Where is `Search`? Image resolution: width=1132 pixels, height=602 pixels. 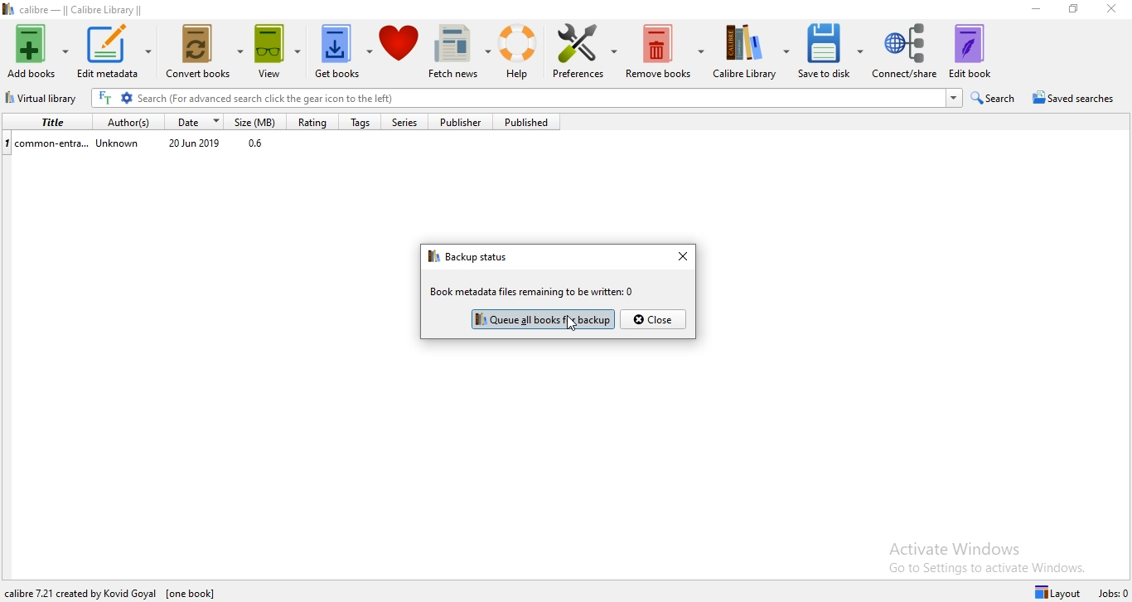
Search is located at coordinates (997, 98).